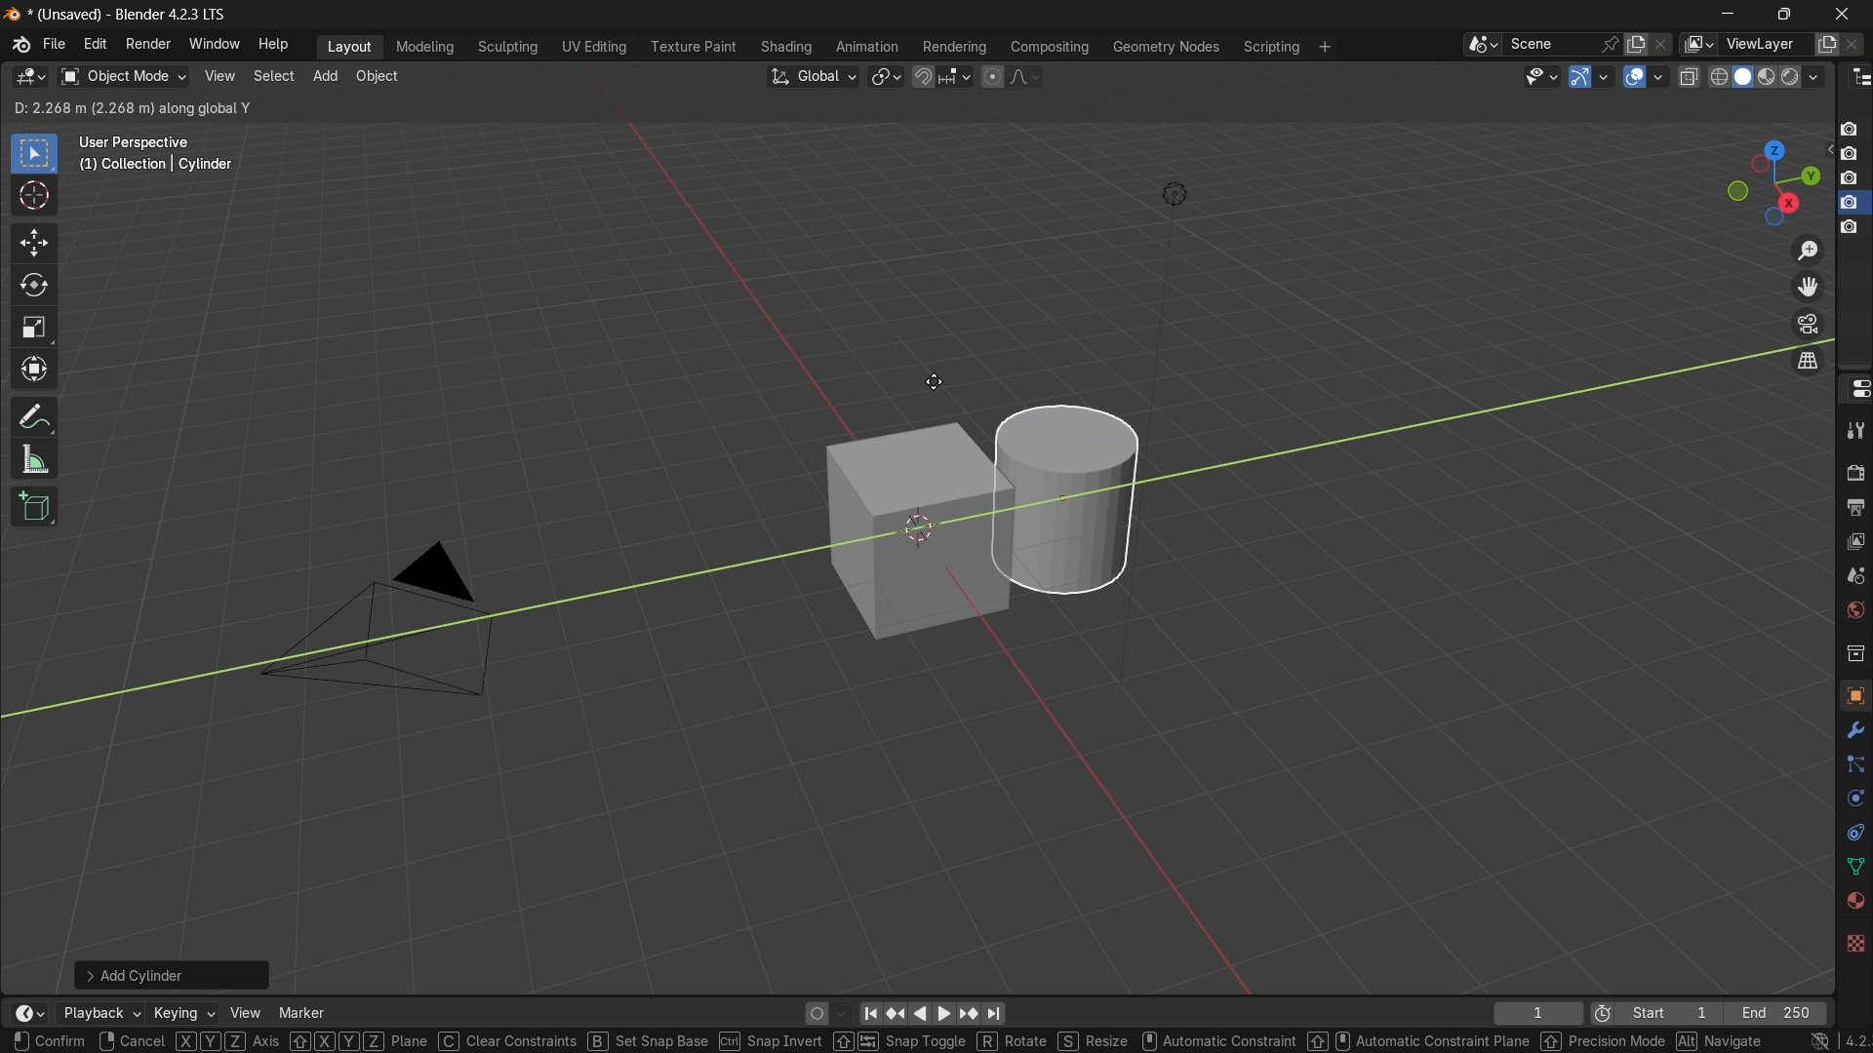 This screenshot has width=1873, height=1053. I want to click on scene, so click(1853, 577).